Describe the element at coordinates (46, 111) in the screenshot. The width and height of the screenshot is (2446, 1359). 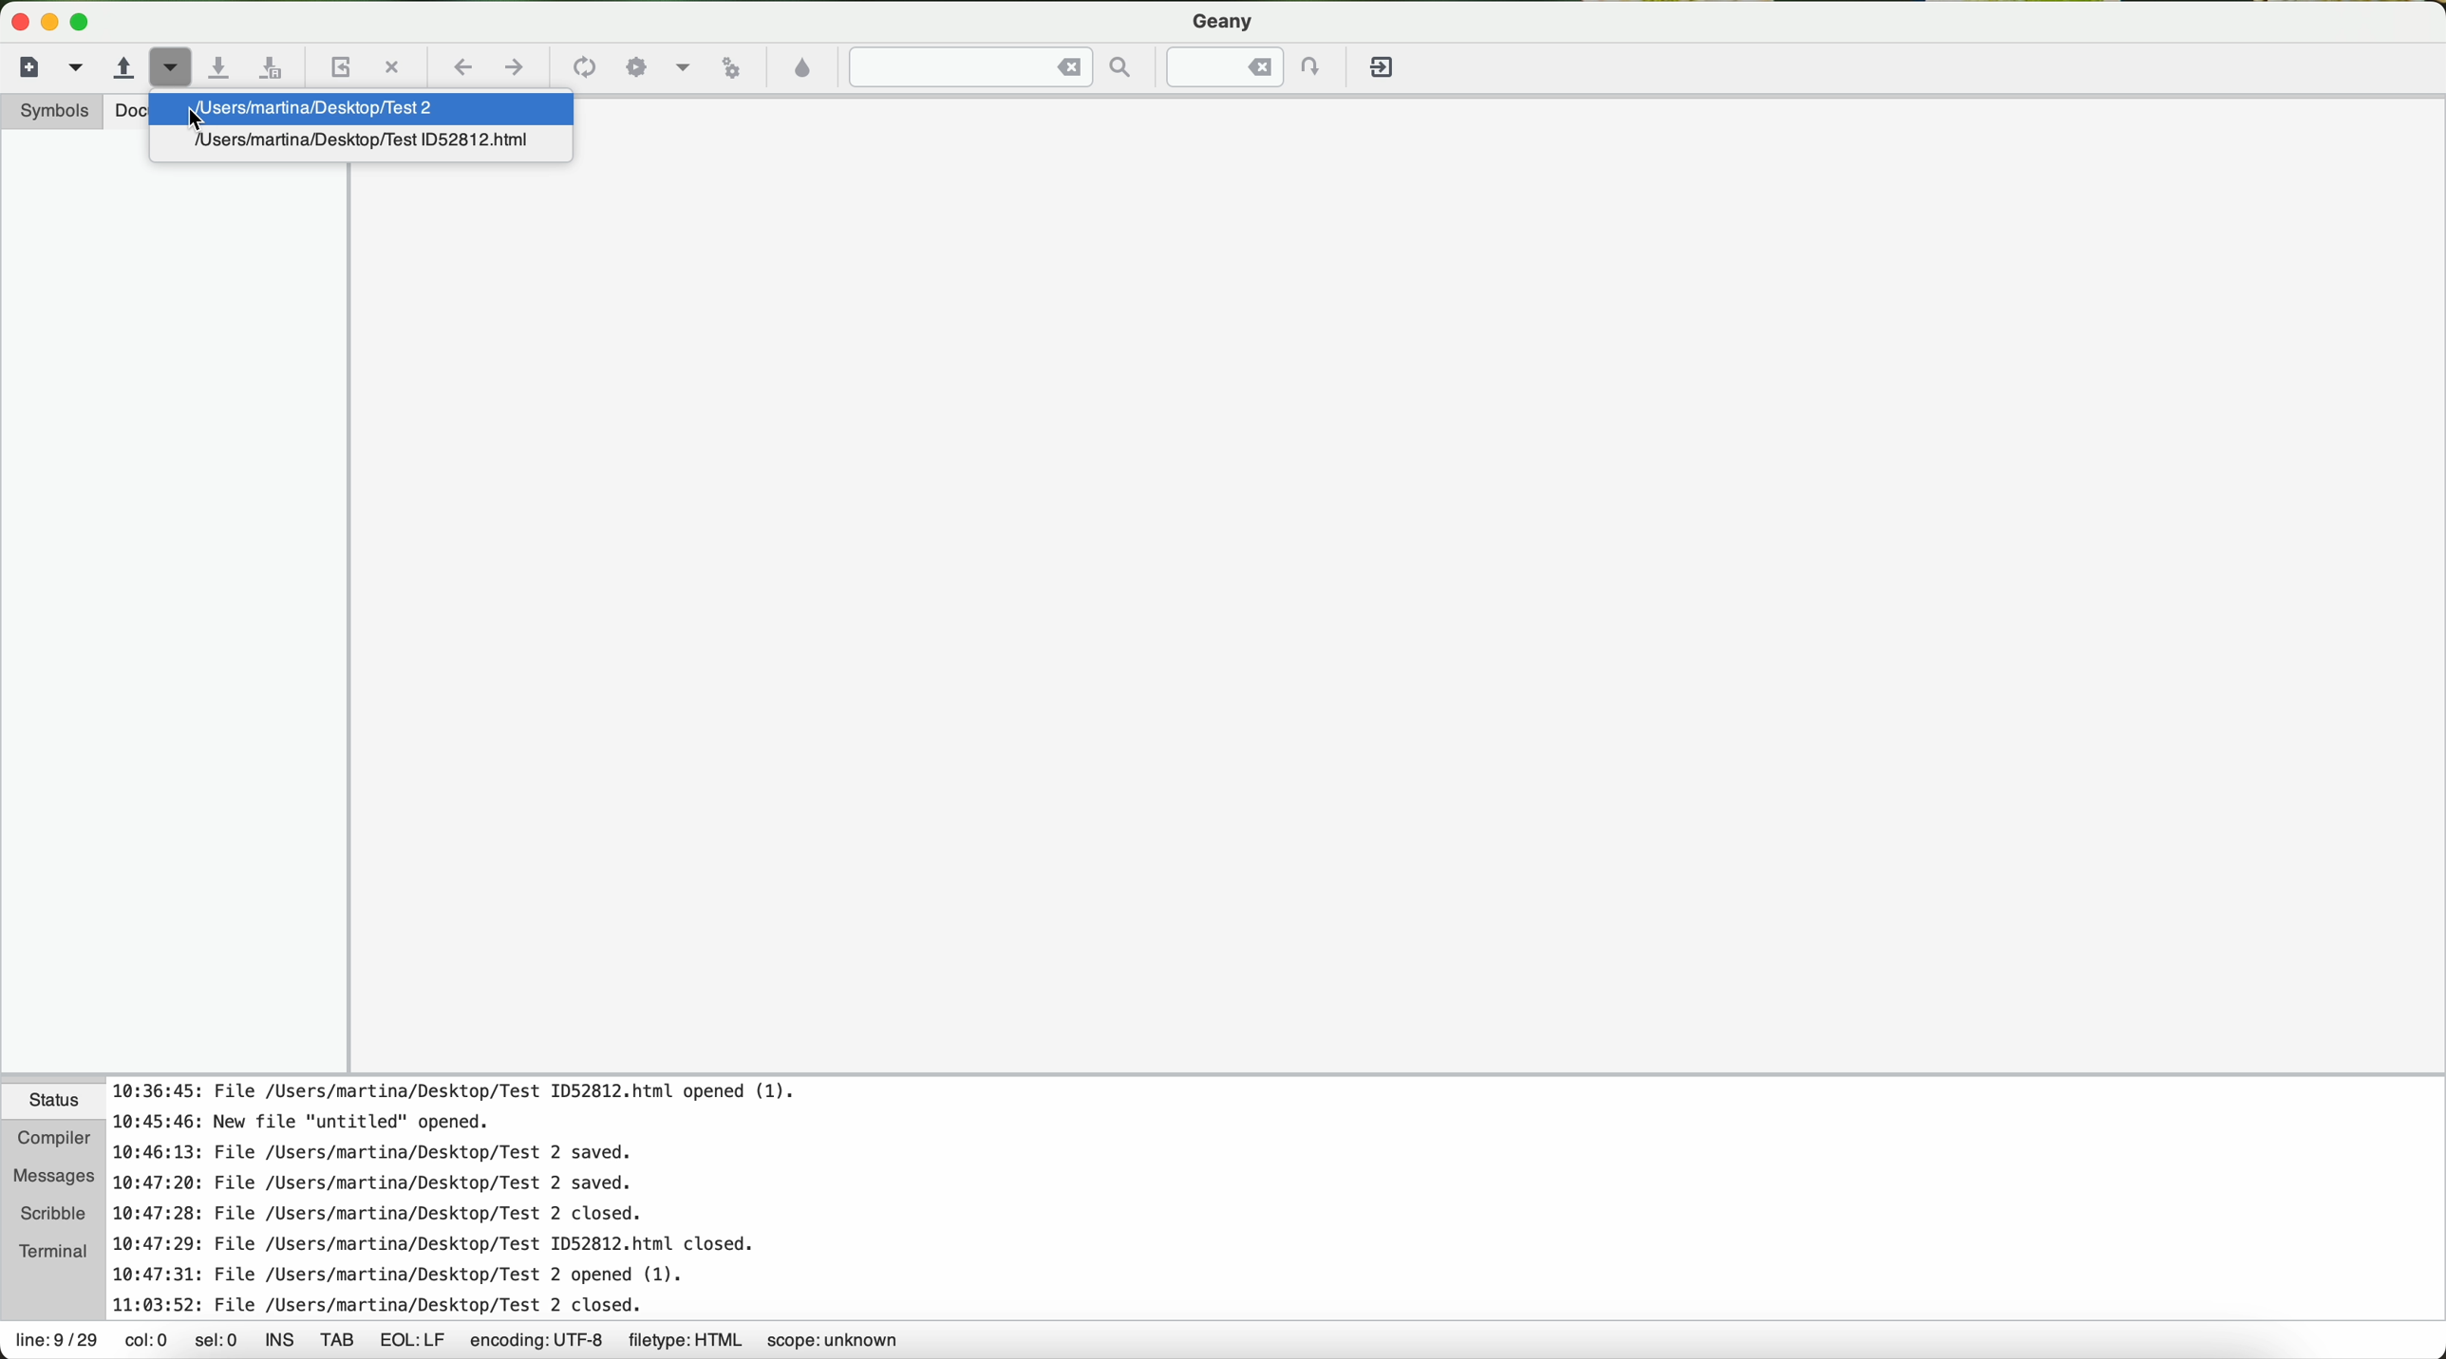
I see `symbols` at that location.